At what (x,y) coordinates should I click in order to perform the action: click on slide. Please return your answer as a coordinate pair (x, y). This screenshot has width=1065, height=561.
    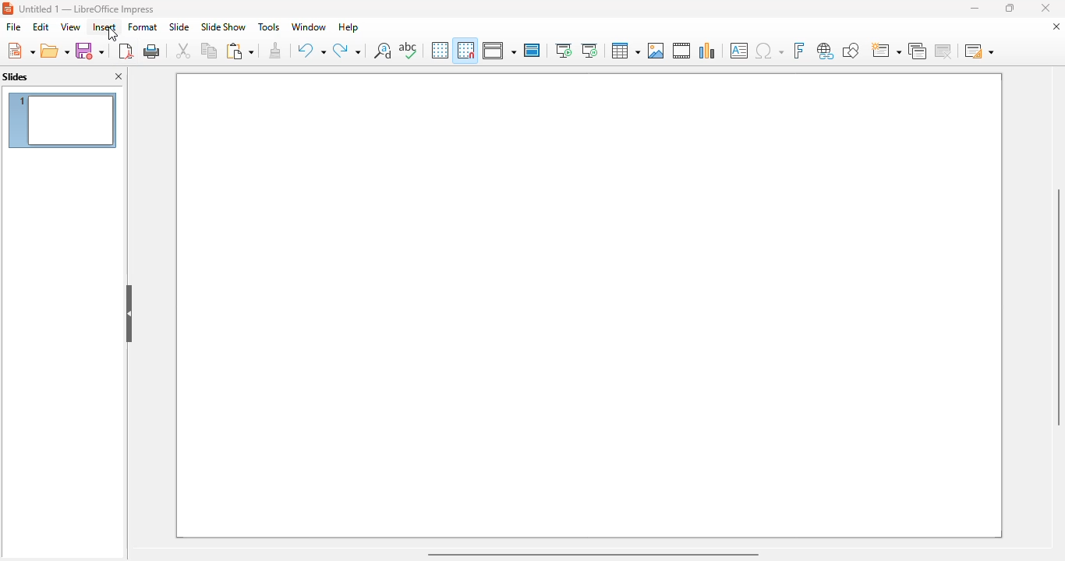
    Looking at the image, I should click on (179, 26).